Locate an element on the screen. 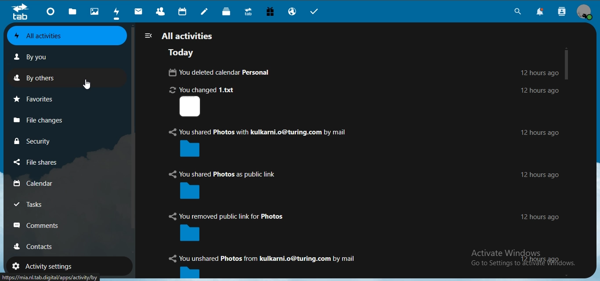  search is located at coordinates (517, 11).